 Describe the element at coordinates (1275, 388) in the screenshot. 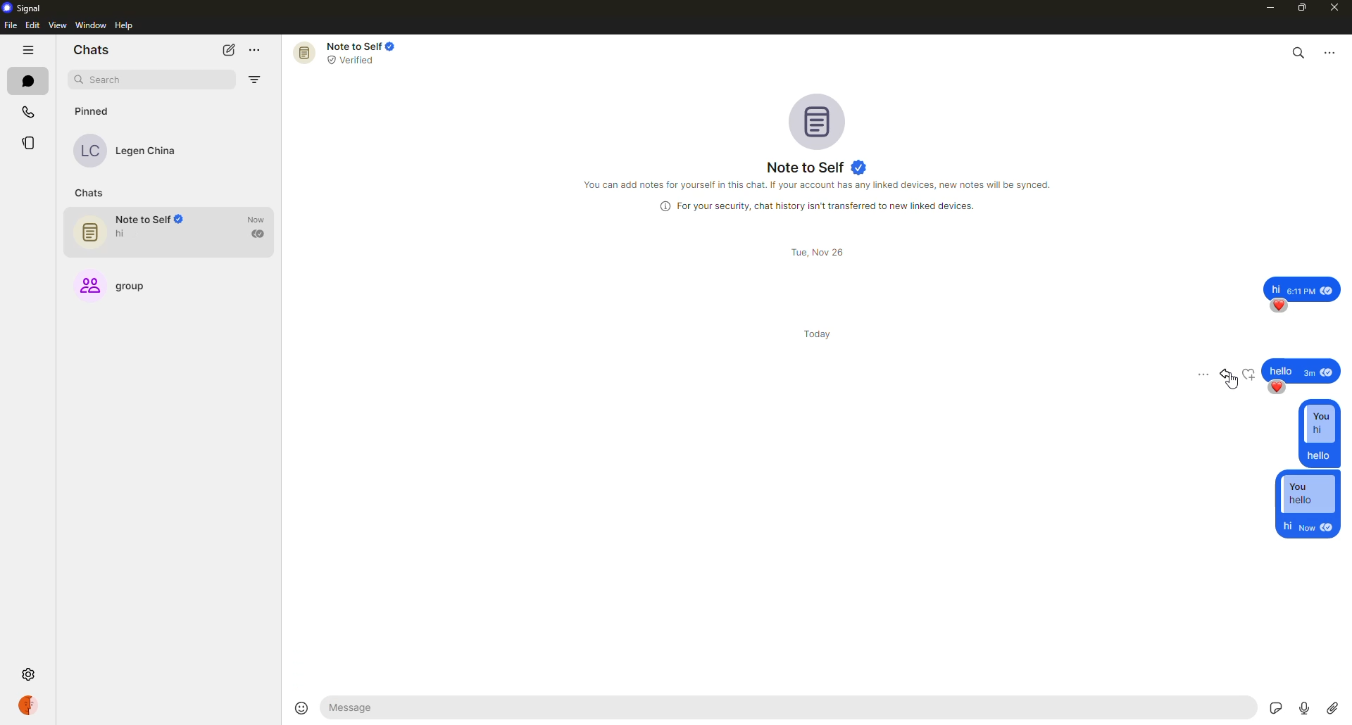

I see `reaction` at that location.